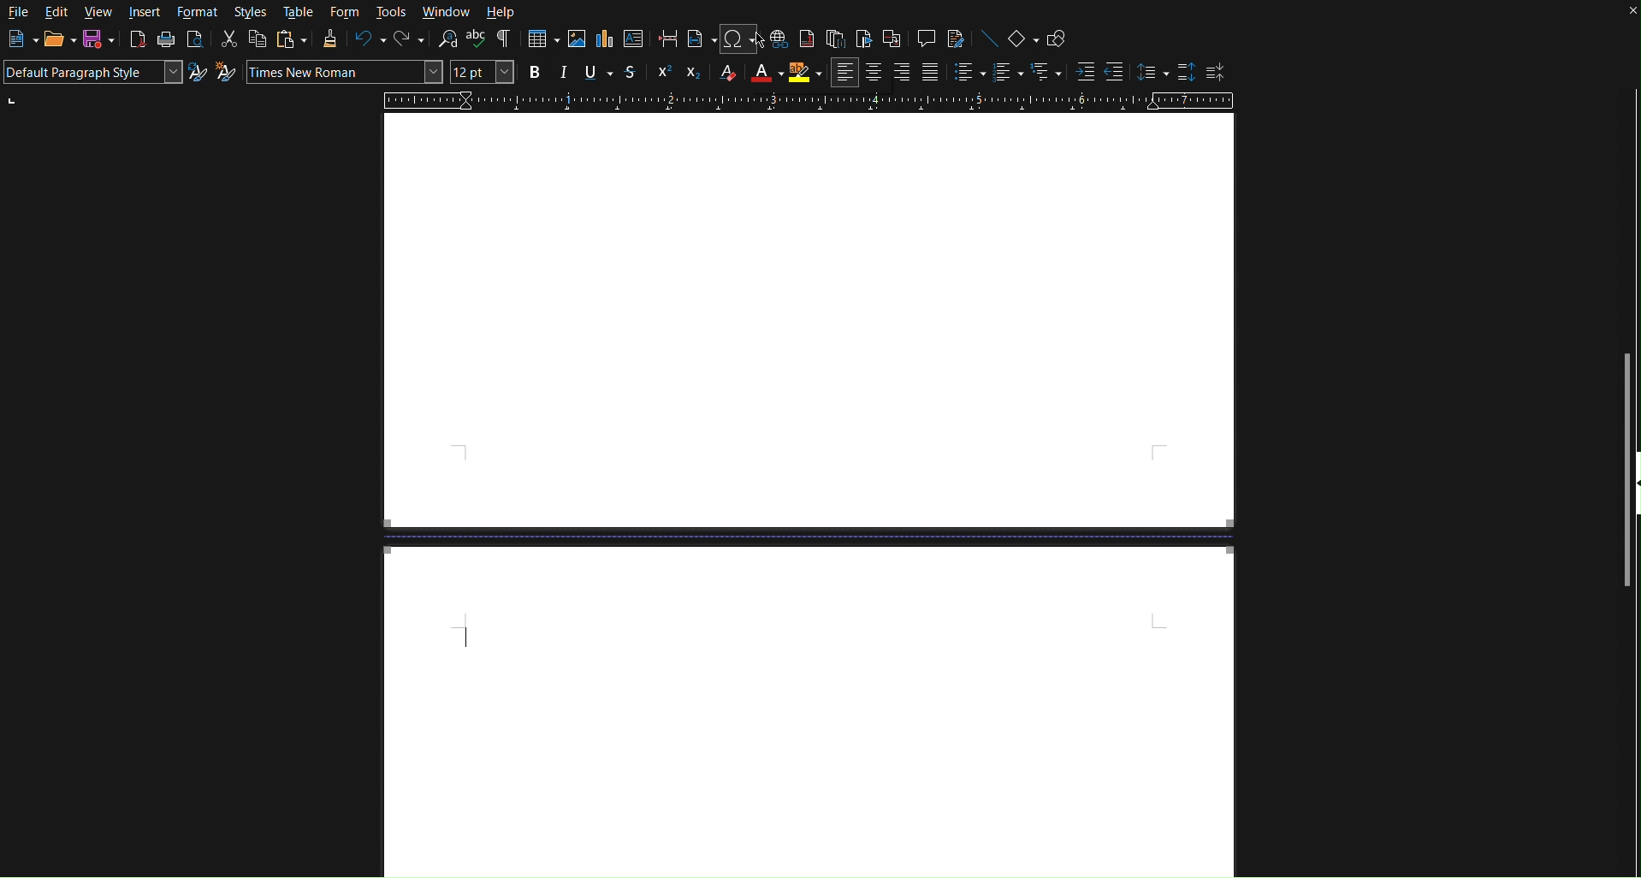 This screenshot has height=878, width=1641. What do you see at coordinates (925, 39) in the screenshot?
I see `Insert Comment` at bounding box center [925, 39].